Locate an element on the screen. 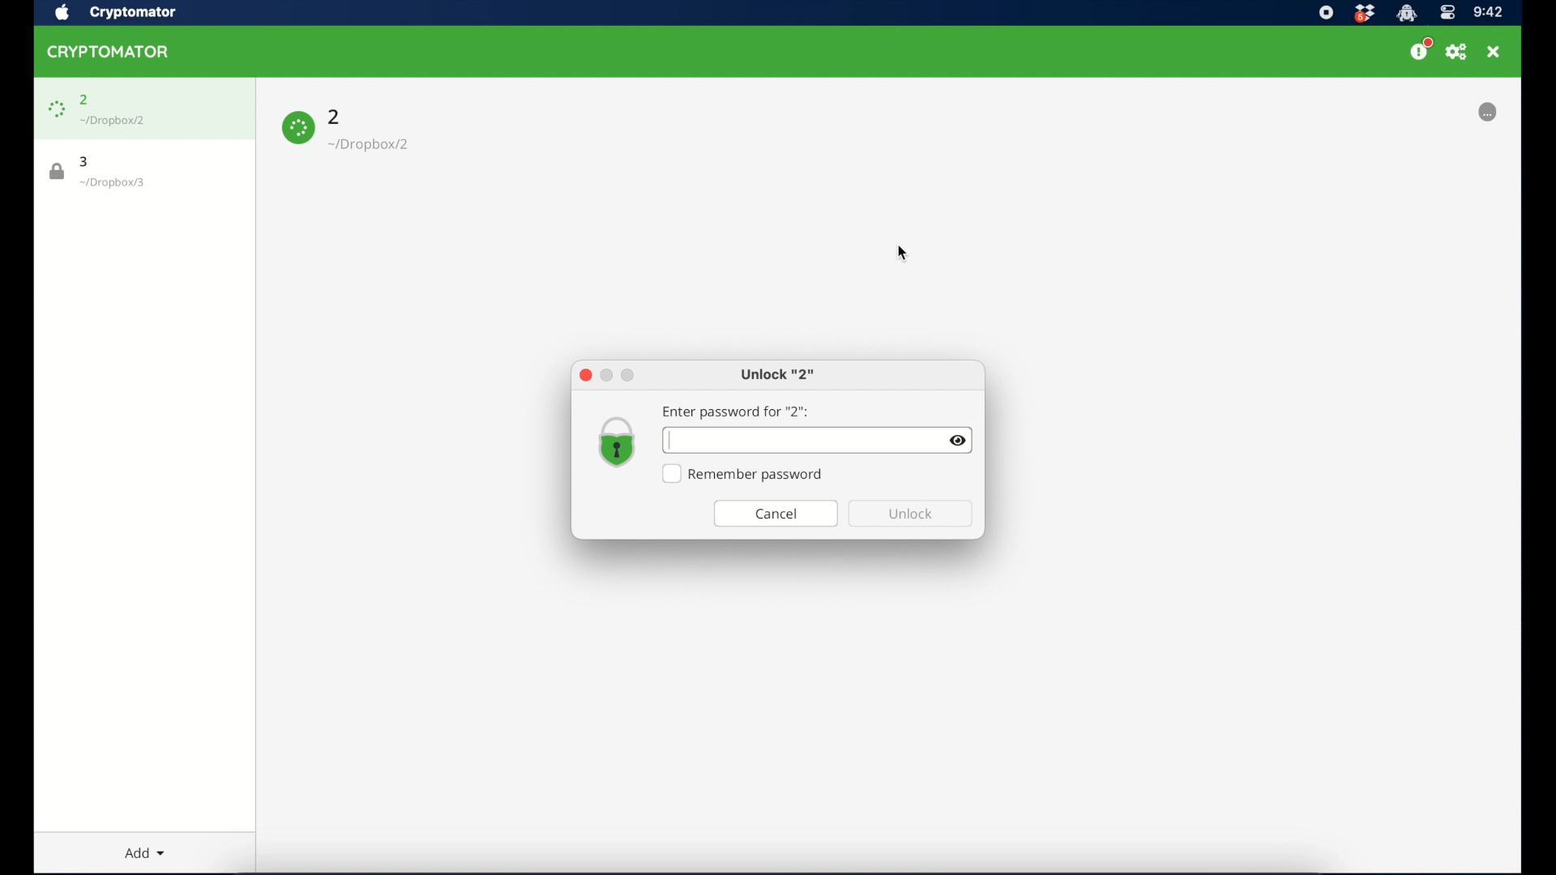 The height and width of the screenshot is (875, 1556). 3 is located at coordinates (85, 161).